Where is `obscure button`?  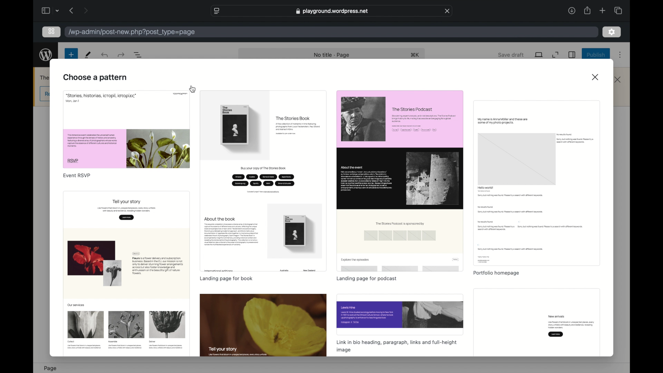 obscure button is located at coordinates (45, 94).